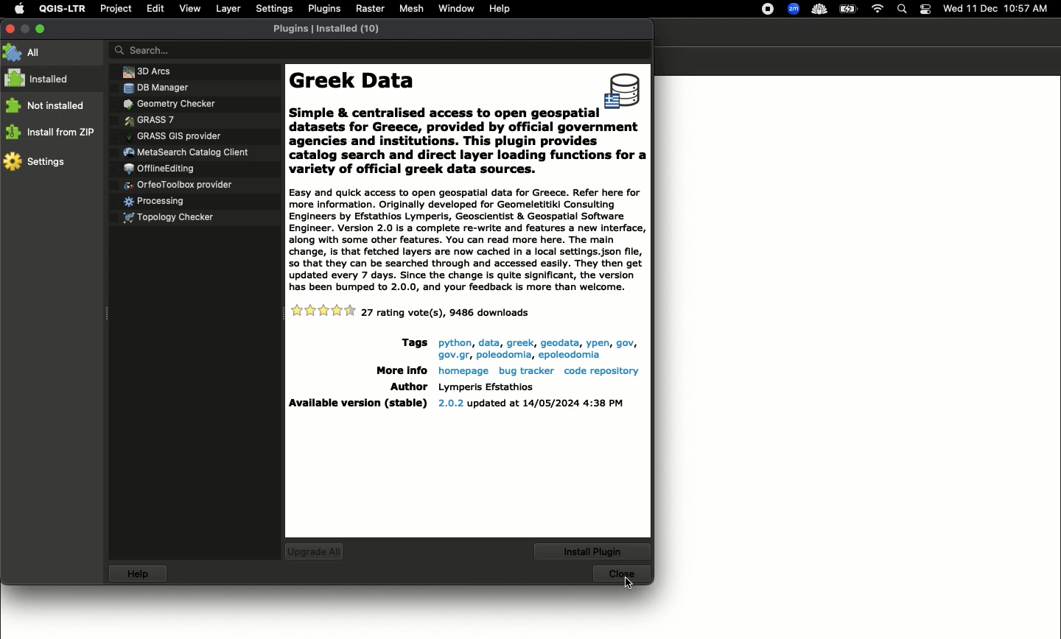 This screenshot has height=639, width=1061. I want to click on Greek data, so click(467, 240).